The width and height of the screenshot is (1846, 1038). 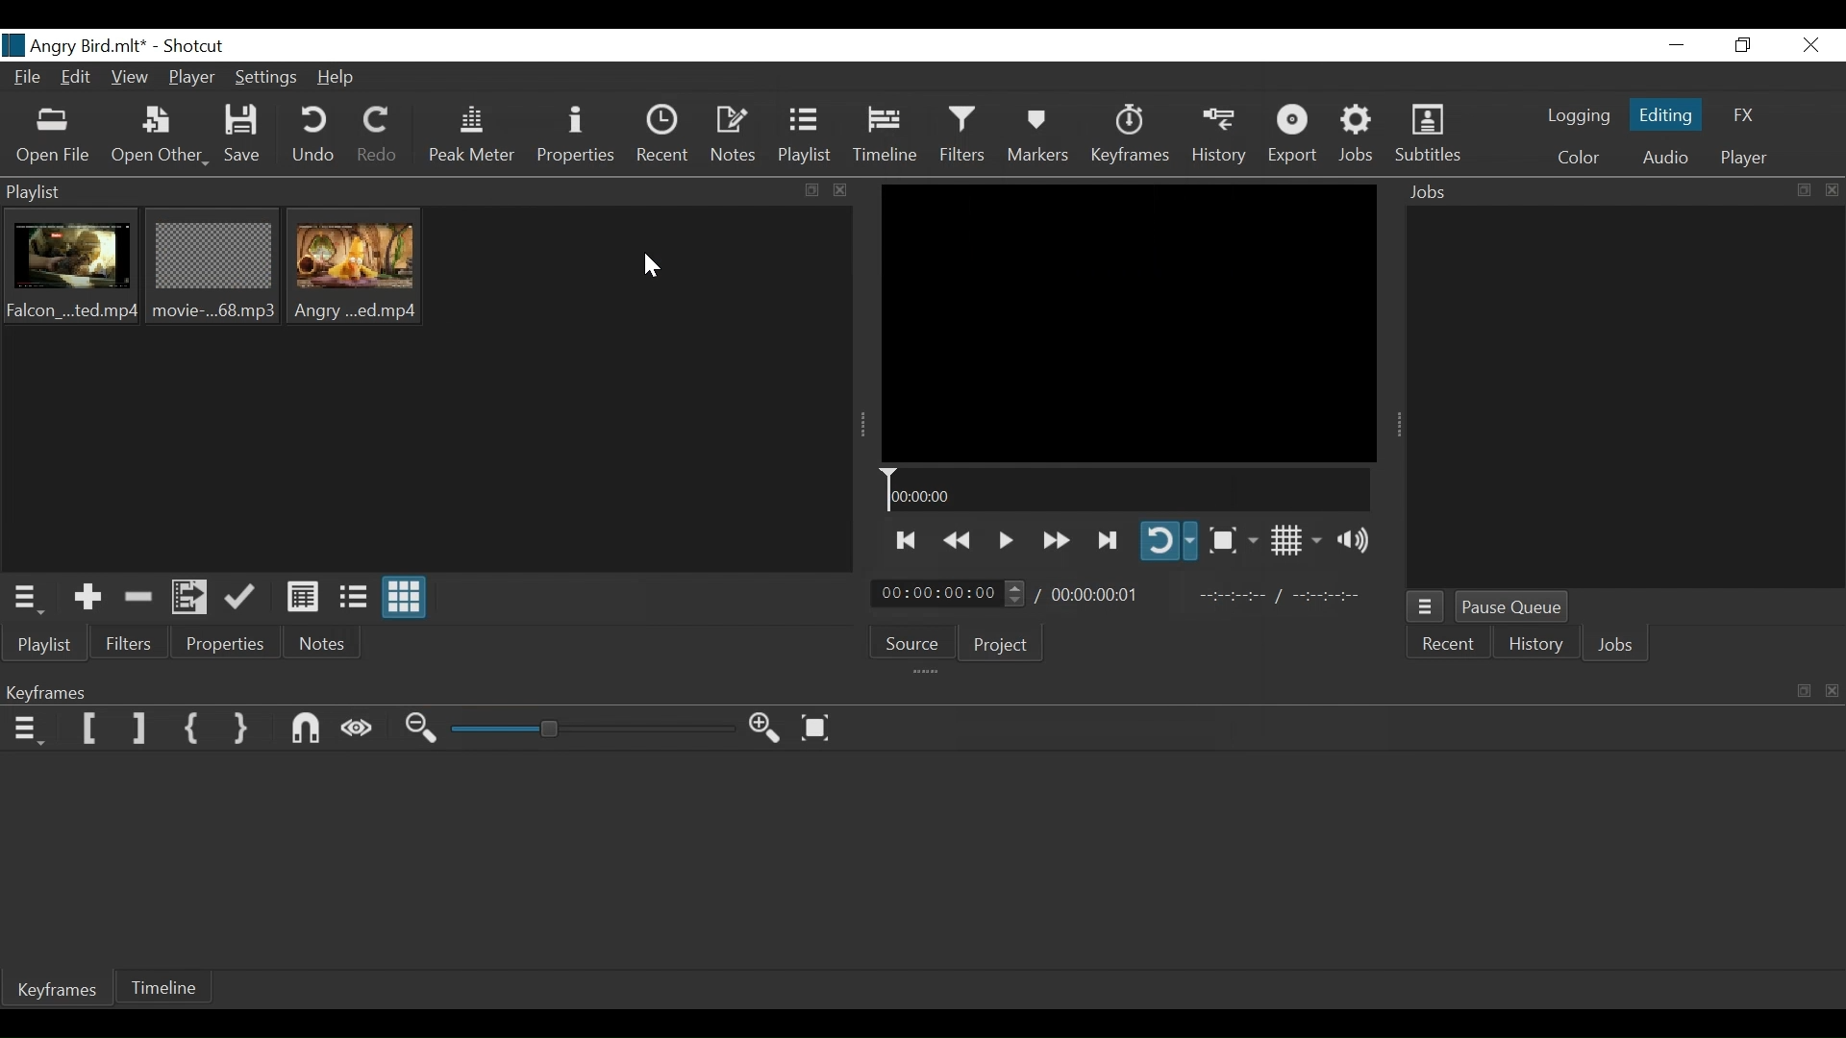 What do you see at coordinates (1297, 539) in the screenshot?
I see `Show display grid on player` at bounding box center [1297, 539].